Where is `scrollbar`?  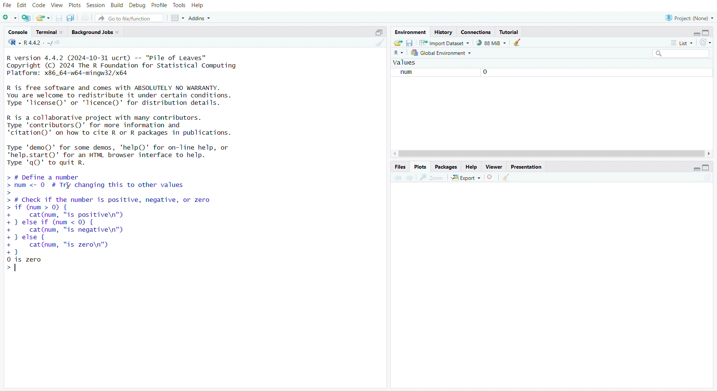 scrollbar is located at coordinates (551, 154).